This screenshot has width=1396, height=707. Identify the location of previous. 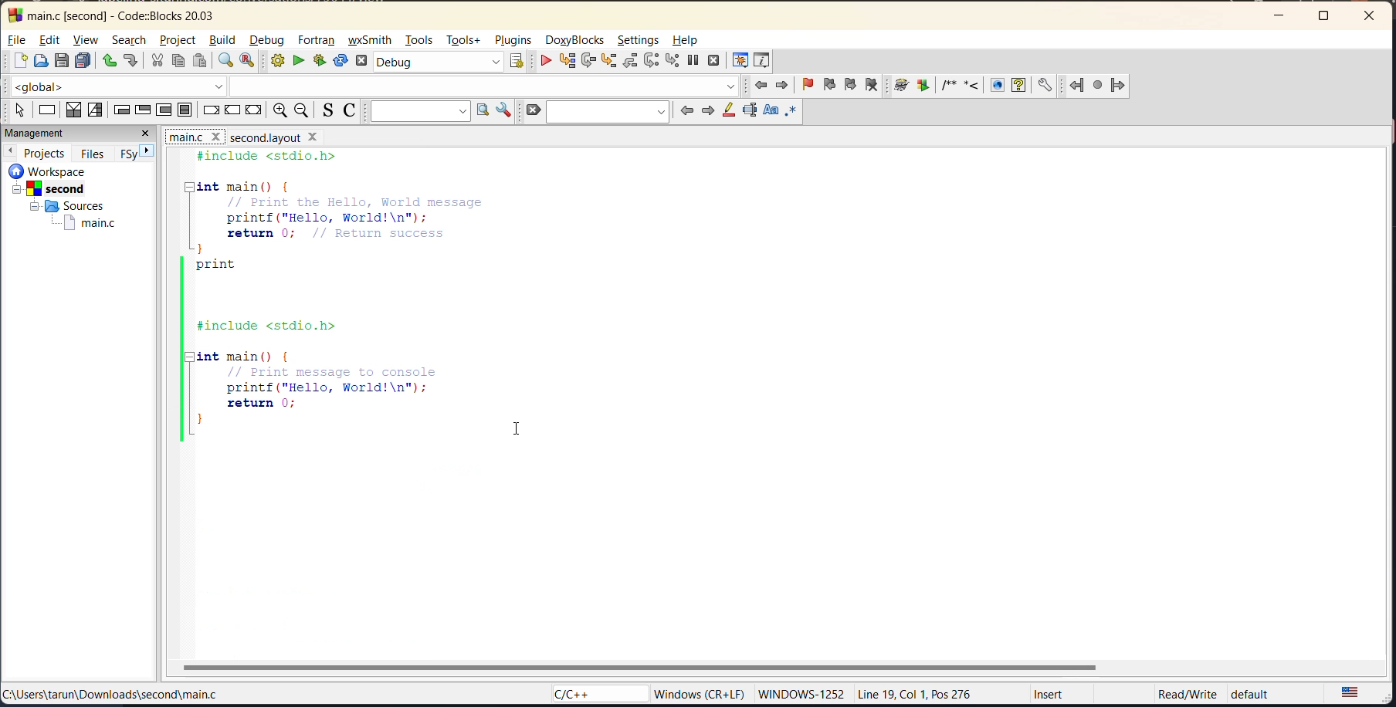
(12, 151).